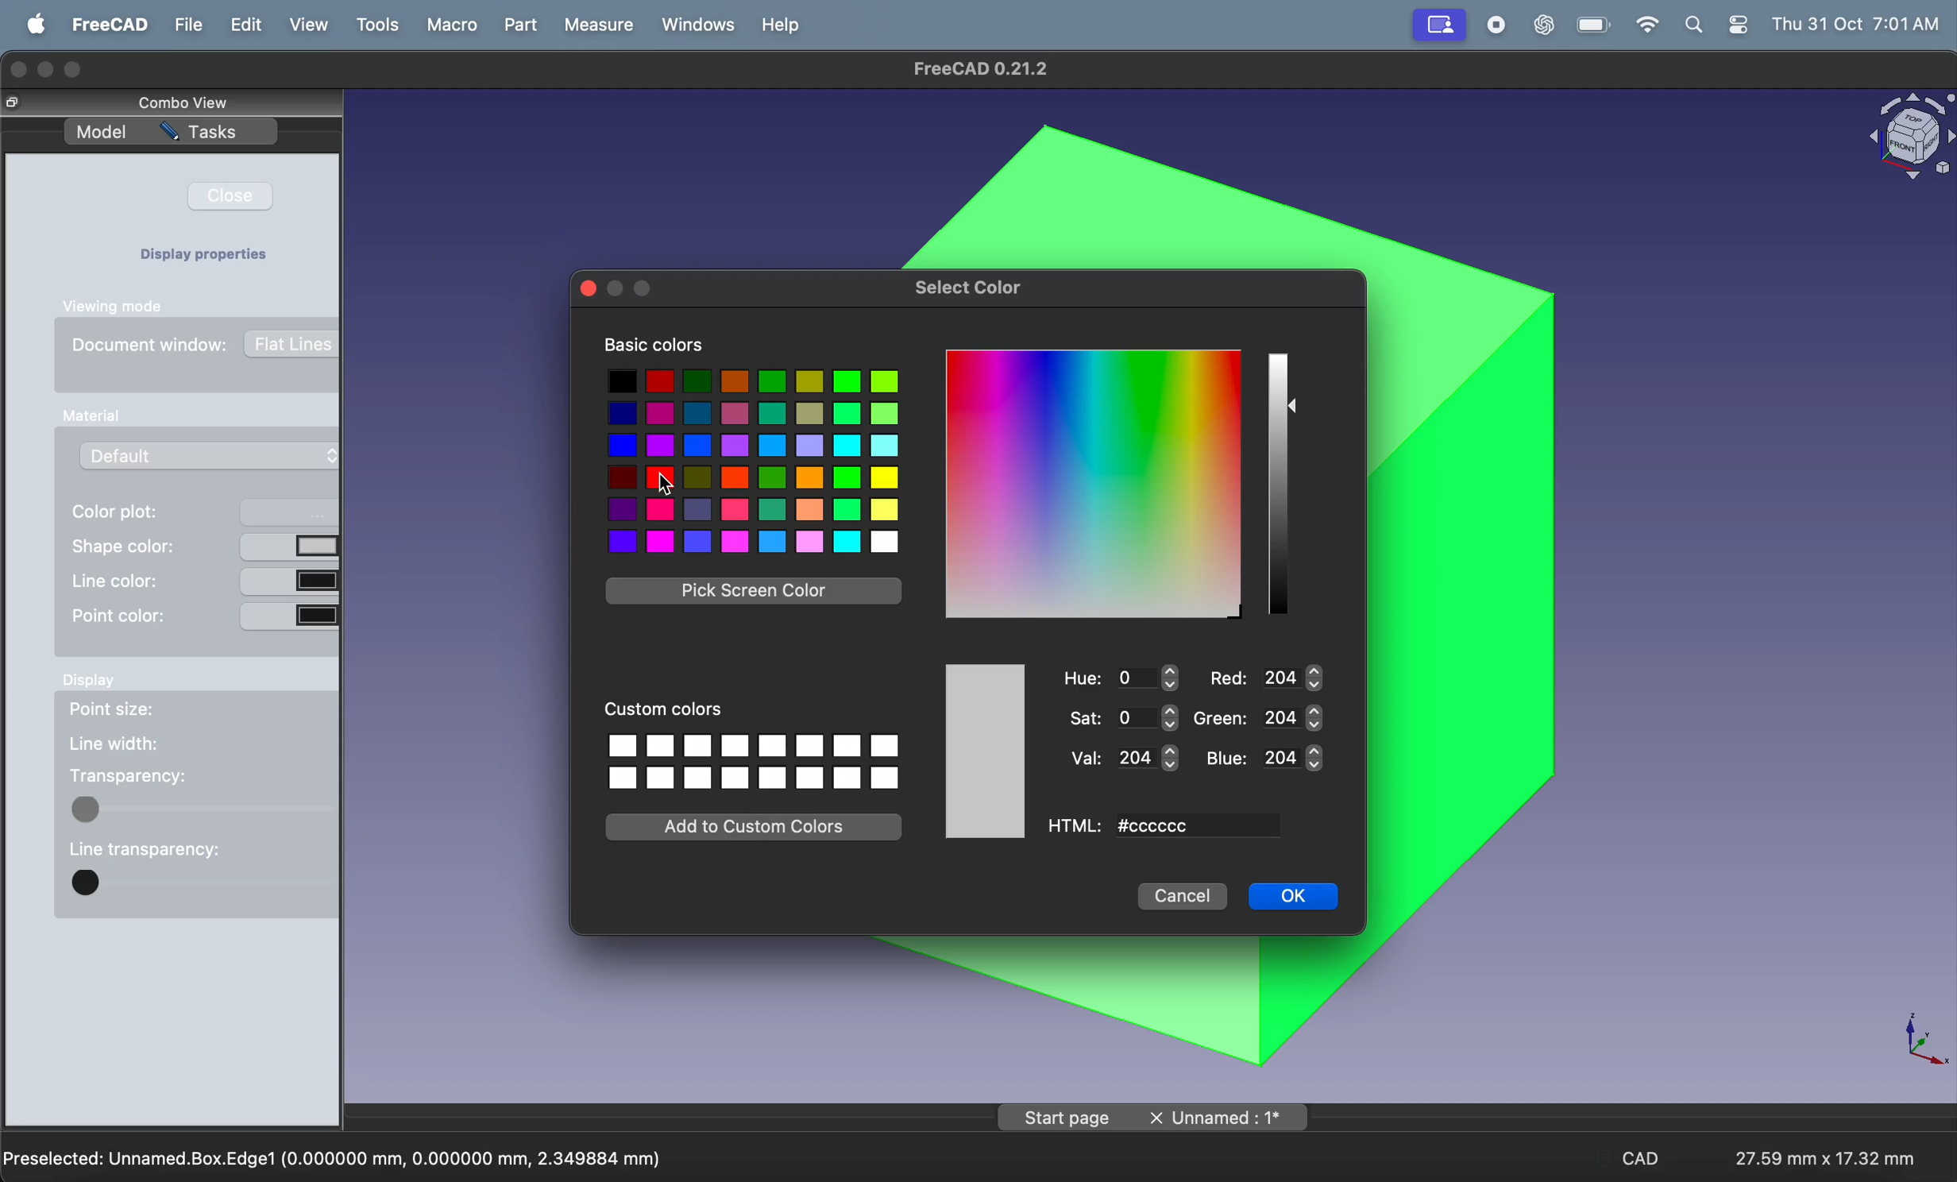  Describe the element at coordinates (210, 257) in the screenshot. I see `display properties` at that location.